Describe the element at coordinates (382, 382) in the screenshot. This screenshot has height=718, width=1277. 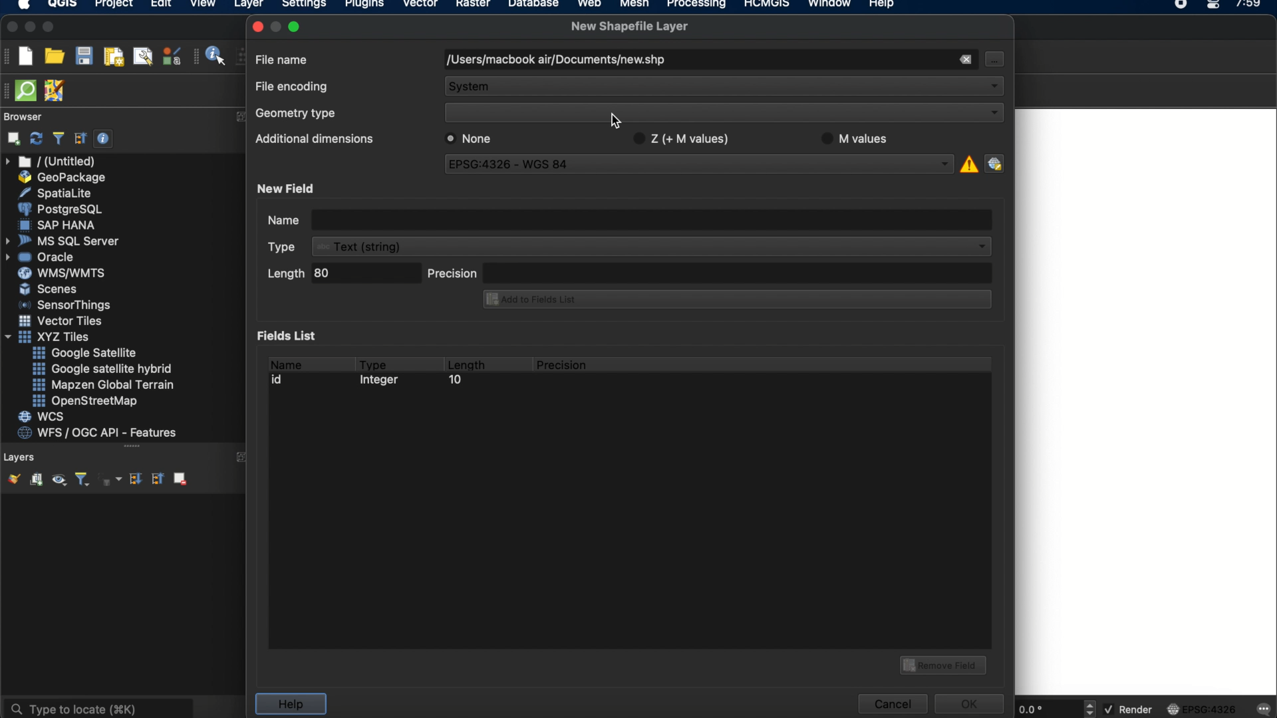
I see `integer` at that location.